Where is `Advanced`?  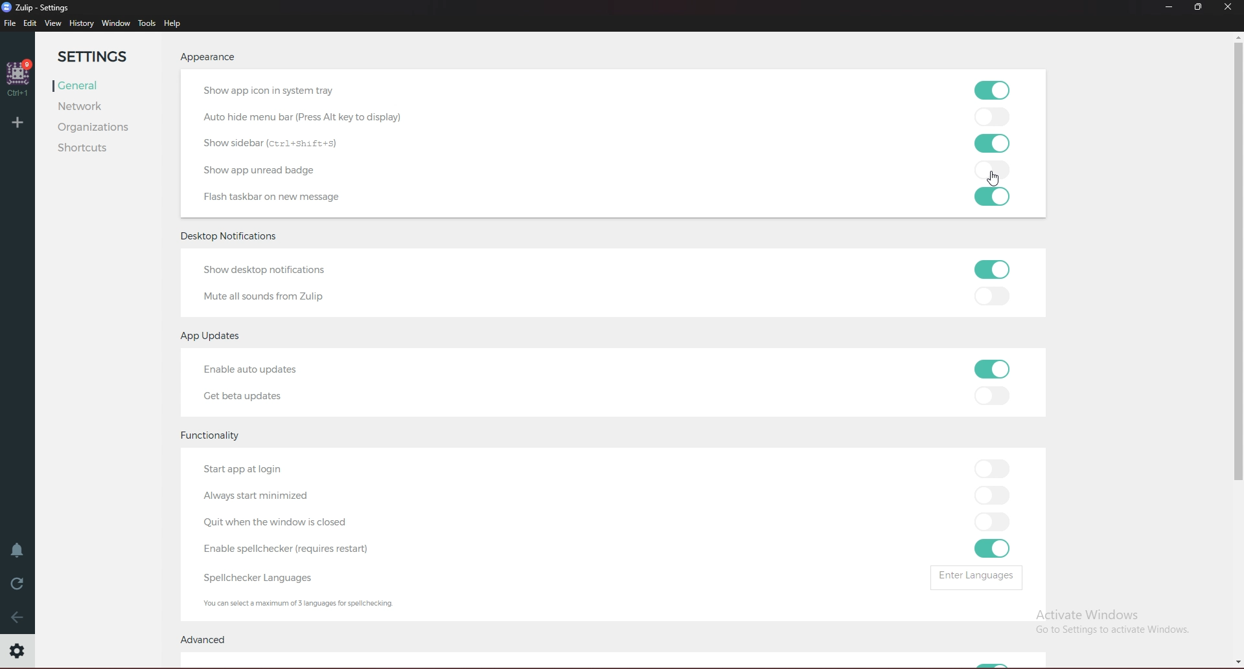 Advanced is located at coordinates (211, 639).